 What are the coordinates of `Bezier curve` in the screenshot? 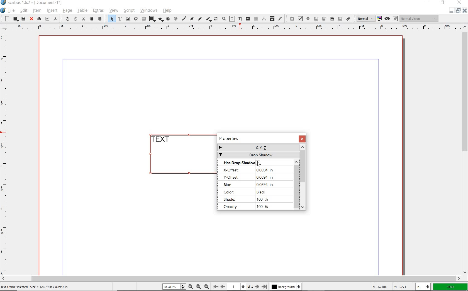 It's located at (192, 18).